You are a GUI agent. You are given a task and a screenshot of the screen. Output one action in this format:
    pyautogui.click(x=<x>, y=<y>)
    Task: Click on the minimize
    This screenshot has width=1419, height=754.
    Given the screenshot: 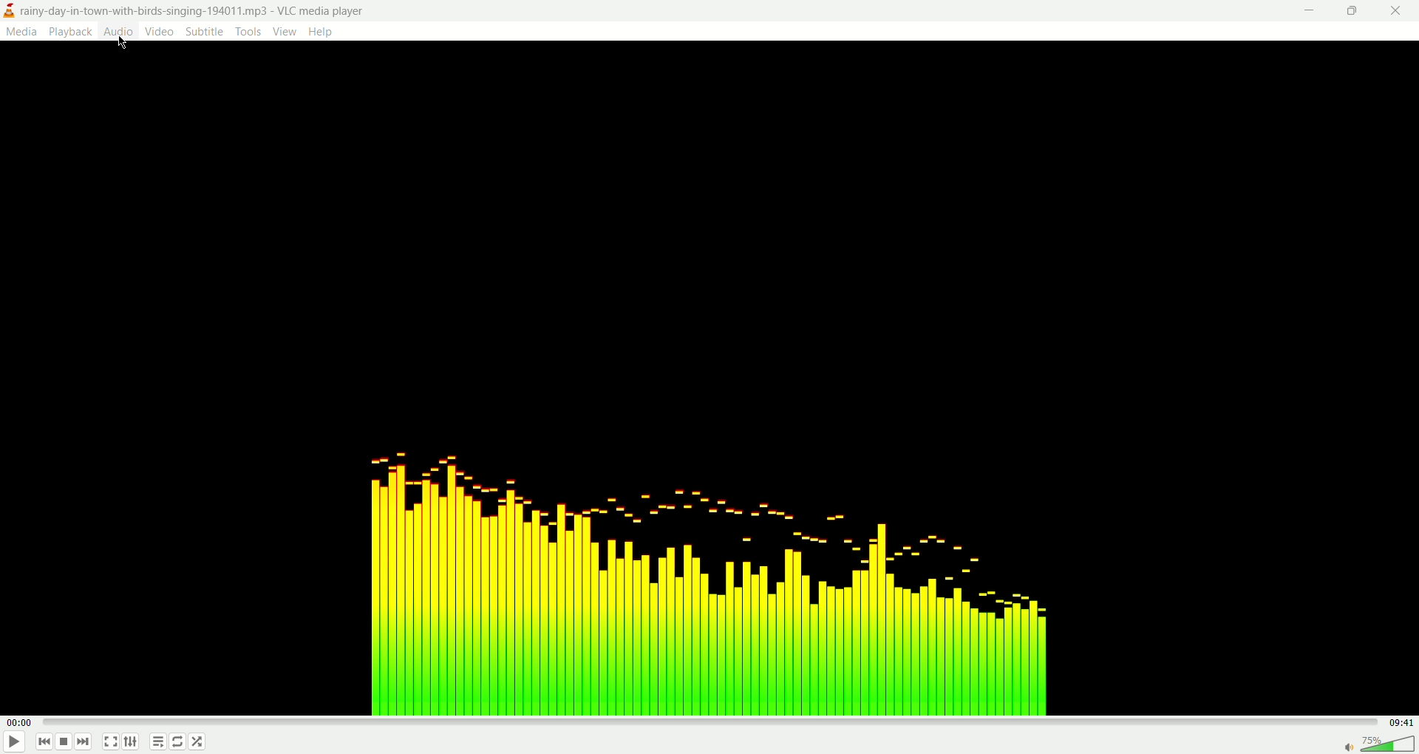 What is the action you would take?
    pyautogui.click(x=1307, y=13)
    